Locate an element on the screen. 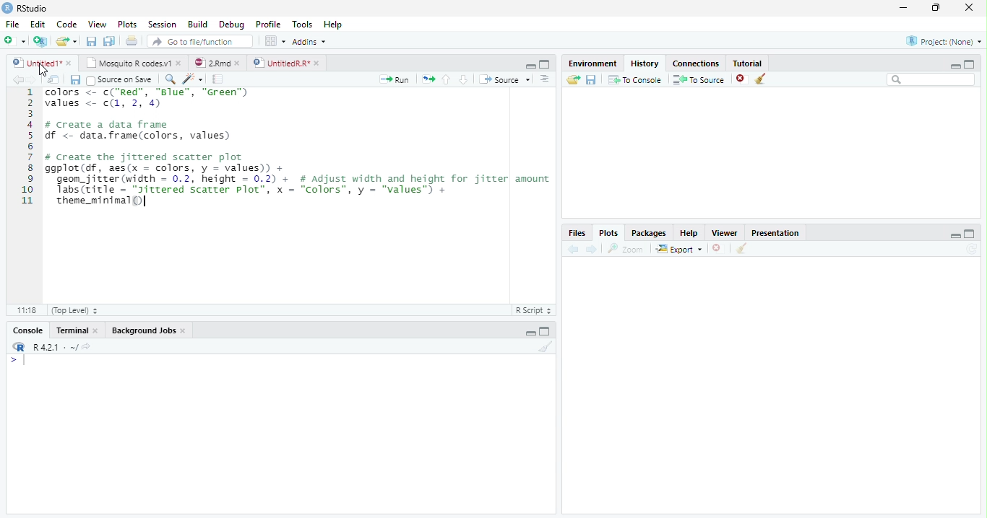  Debug is located at coordinates (231, 25).